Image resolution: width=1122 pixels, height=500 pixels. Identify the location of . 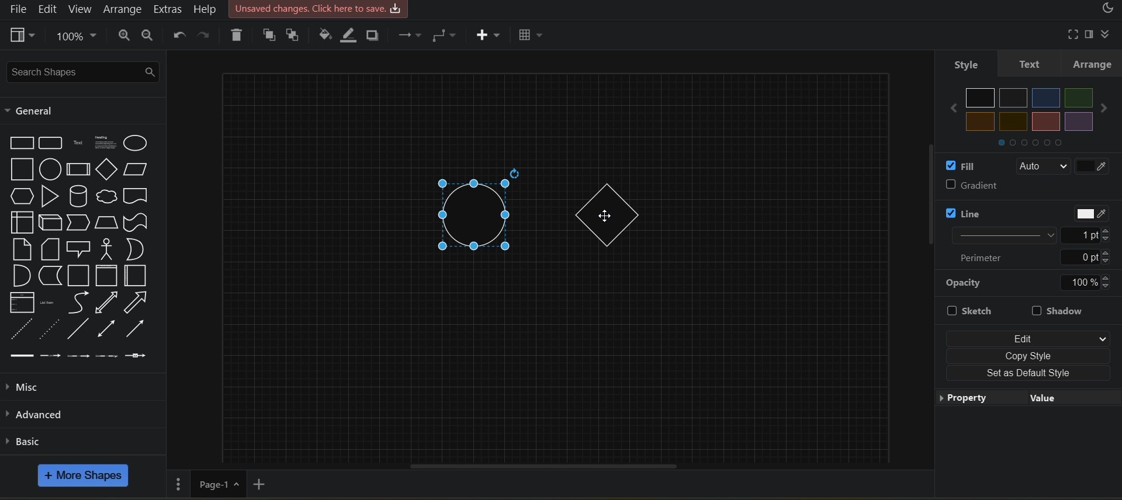
(1109, 108).